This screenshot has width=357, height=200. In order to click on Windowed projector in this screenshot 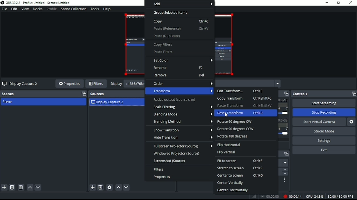, I will do `click(178, 153)`.